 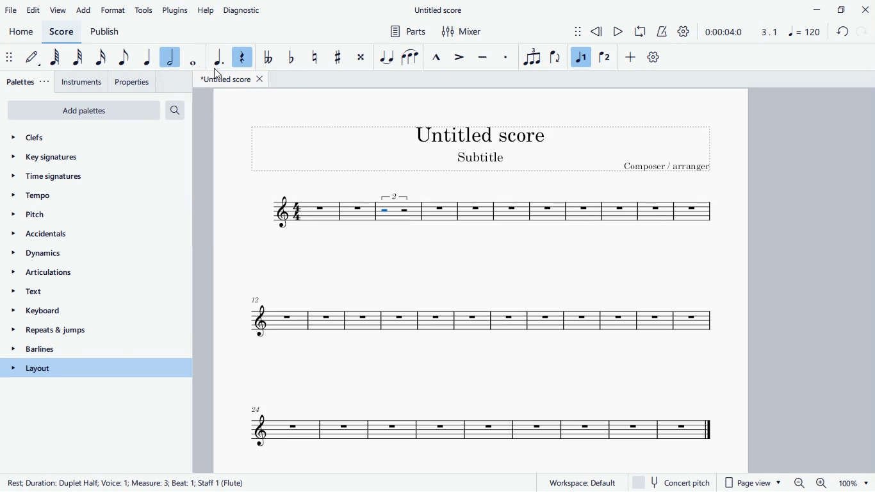 What do you see at coordinates (291, 58) in the screenshot?
I see `toggle flat` at bounding box center [291, 58].